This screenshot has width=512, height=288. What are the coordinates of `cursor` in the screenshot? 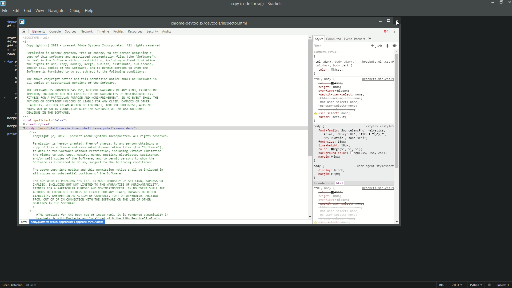 It's located at (397, 23).